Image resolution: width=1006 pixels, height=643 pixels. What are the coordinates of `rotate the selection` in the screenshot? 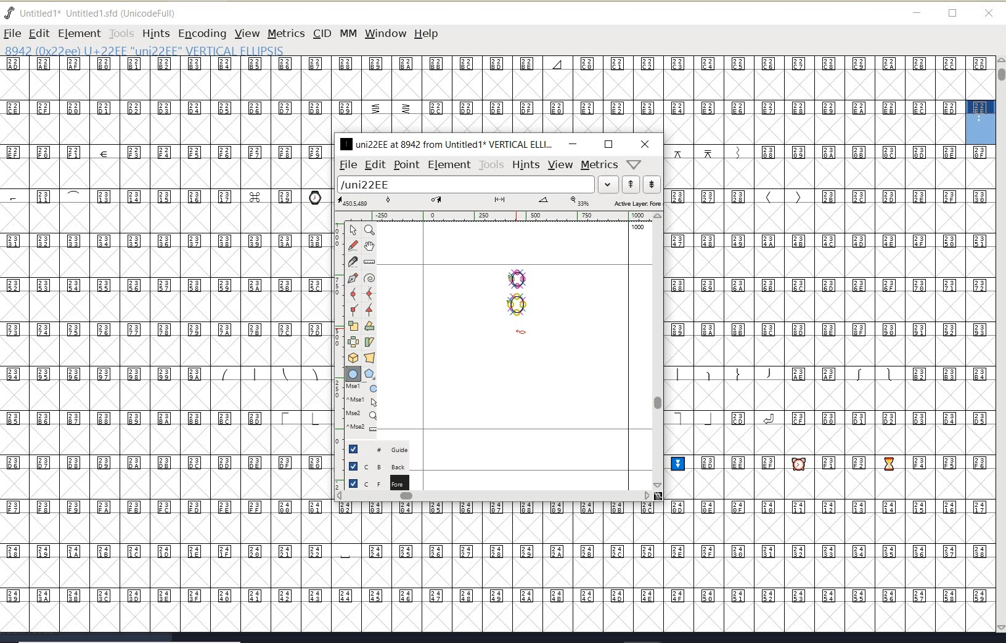 It's located at (370, 326).